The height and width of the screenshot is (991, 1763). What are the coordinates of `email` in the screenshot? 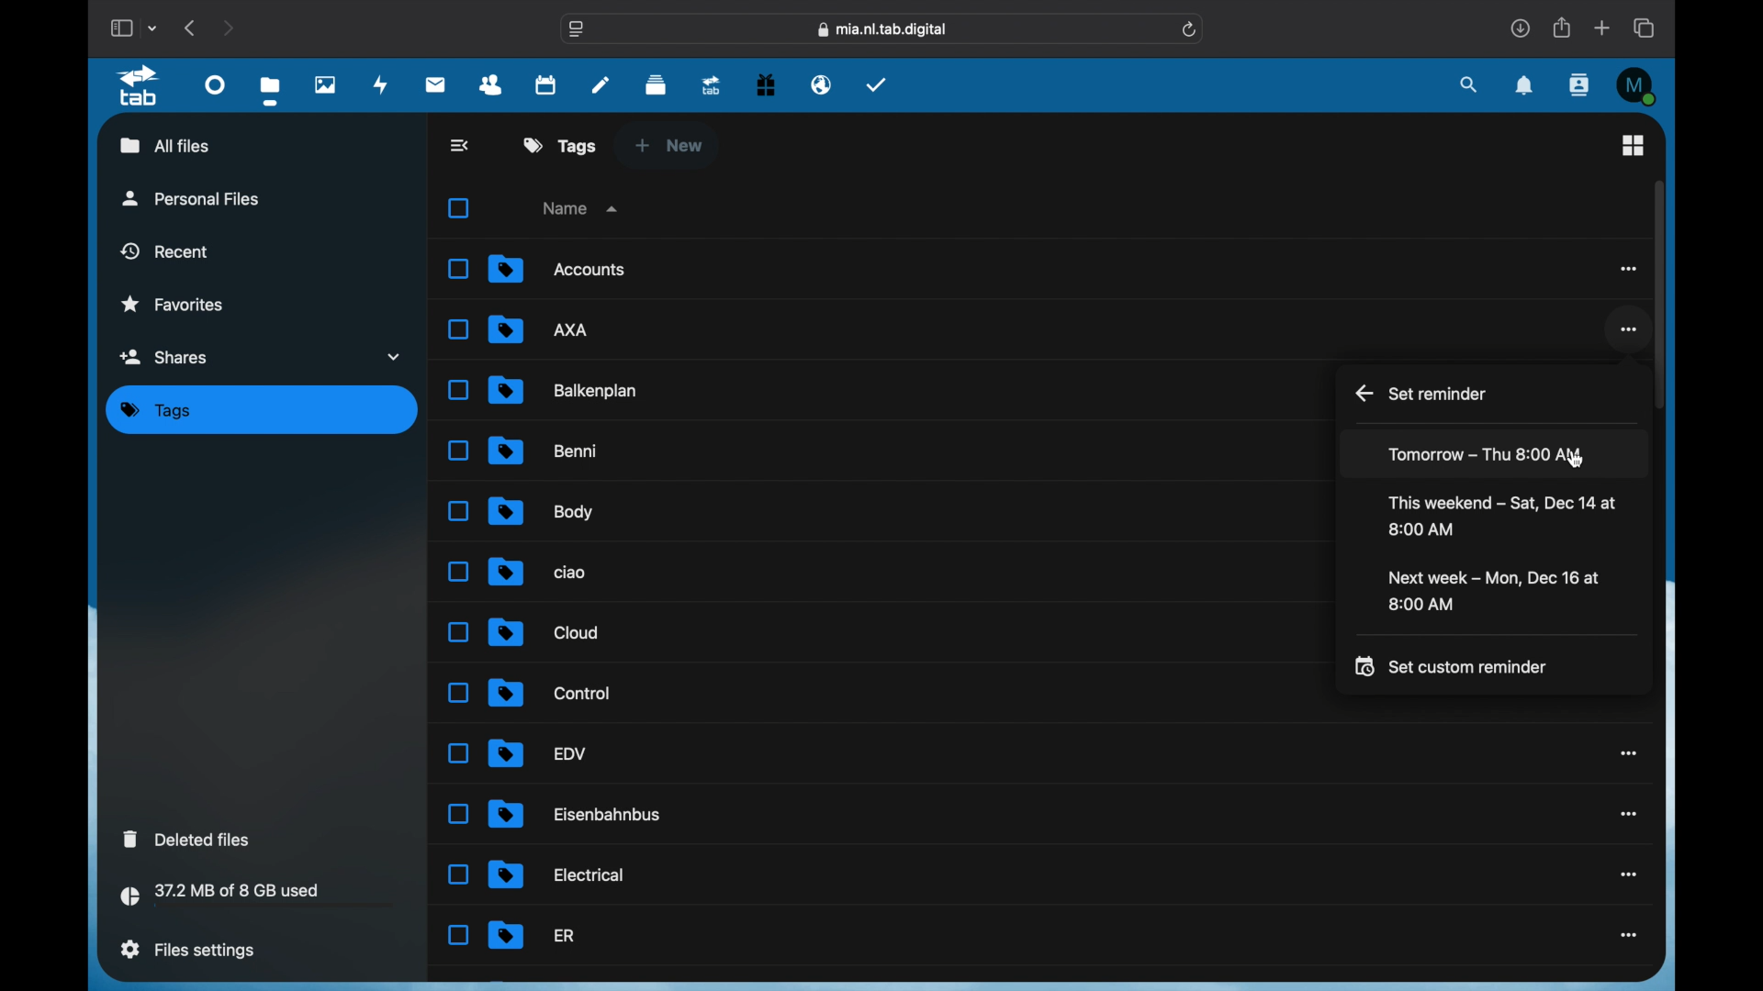 It's located at (821, 84).